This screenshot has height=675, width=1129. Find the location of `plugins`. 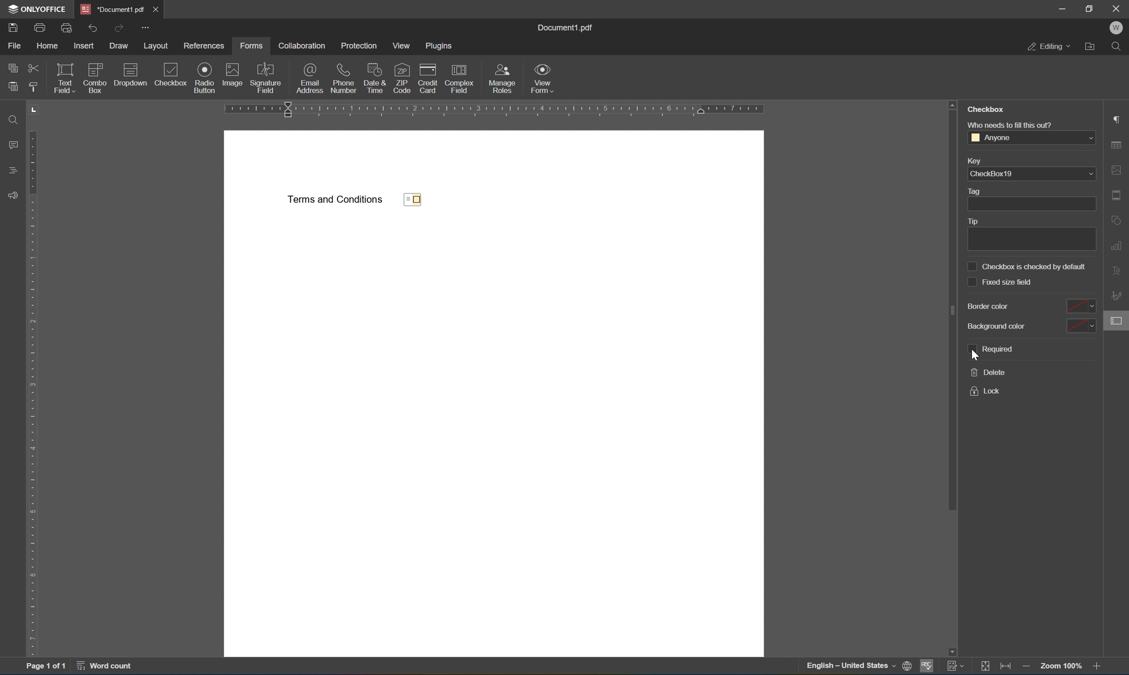

plugins is located at coordinates (440, 46).